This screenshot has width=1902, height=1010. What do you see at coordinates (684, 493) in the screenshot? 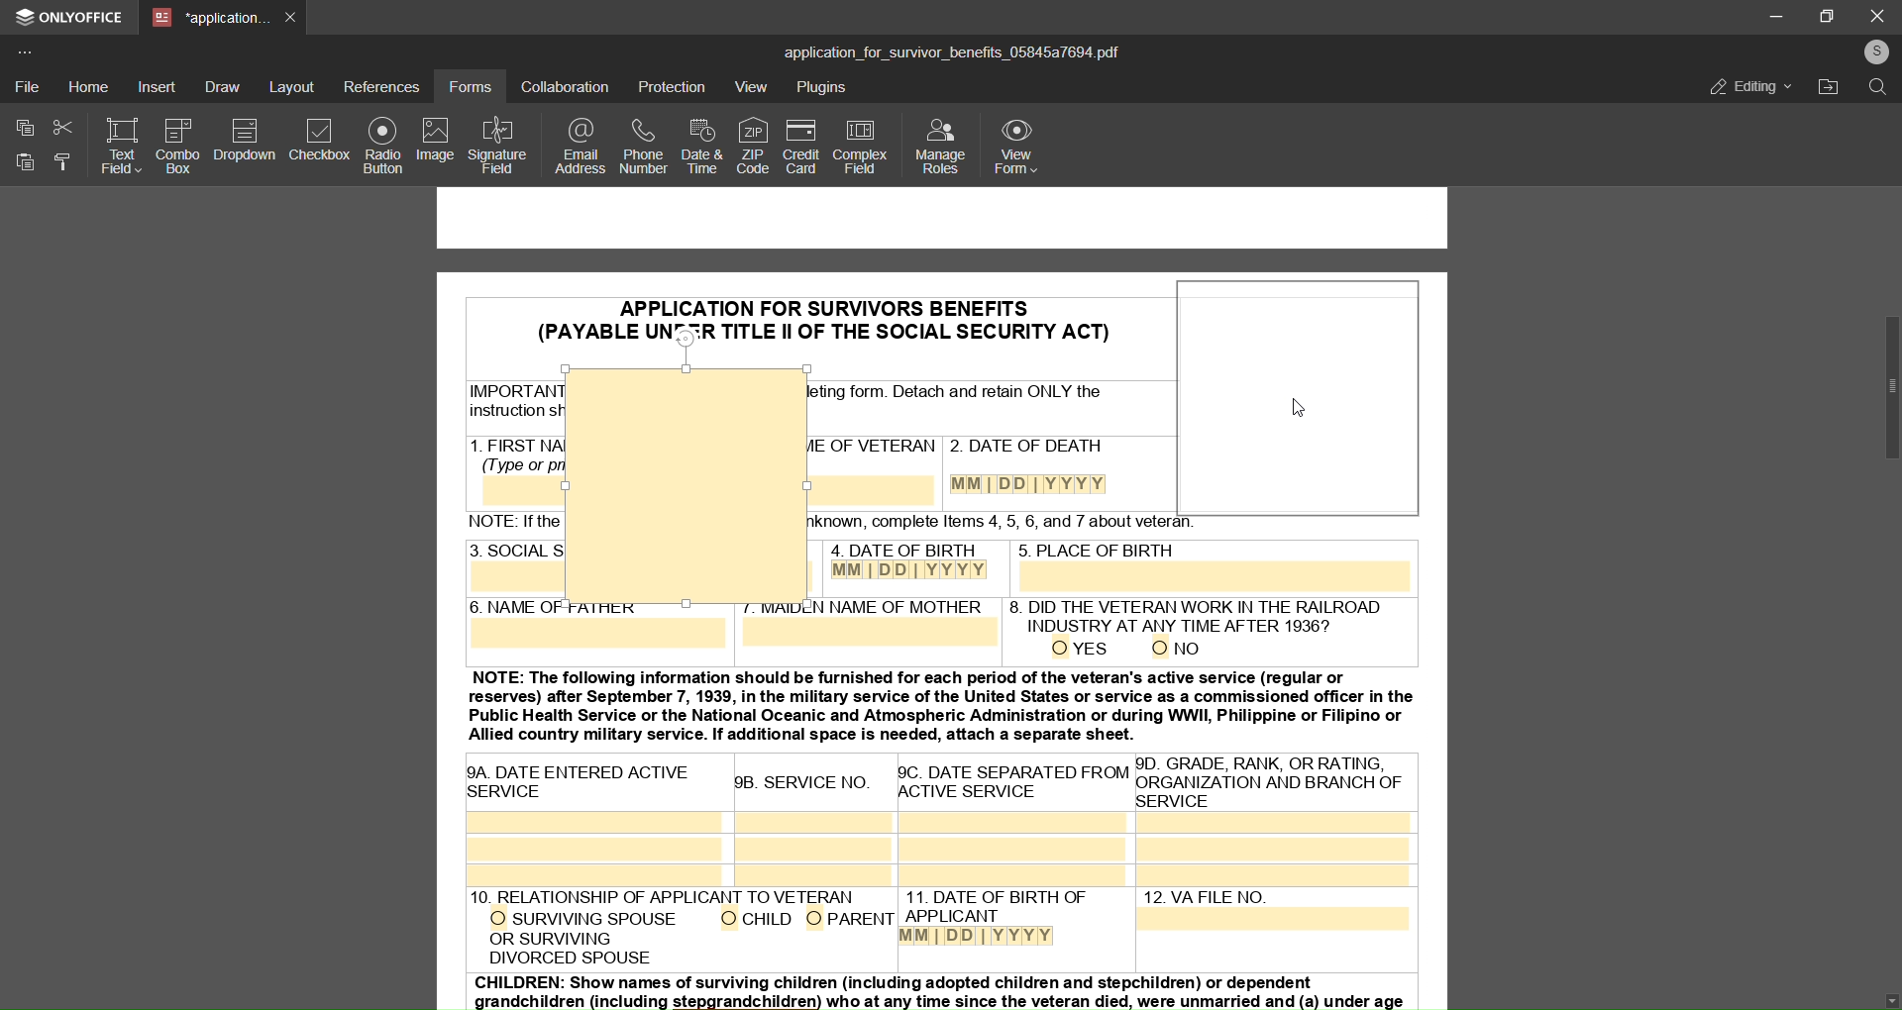
I see `insert image space` at bounding box center [684, 493].